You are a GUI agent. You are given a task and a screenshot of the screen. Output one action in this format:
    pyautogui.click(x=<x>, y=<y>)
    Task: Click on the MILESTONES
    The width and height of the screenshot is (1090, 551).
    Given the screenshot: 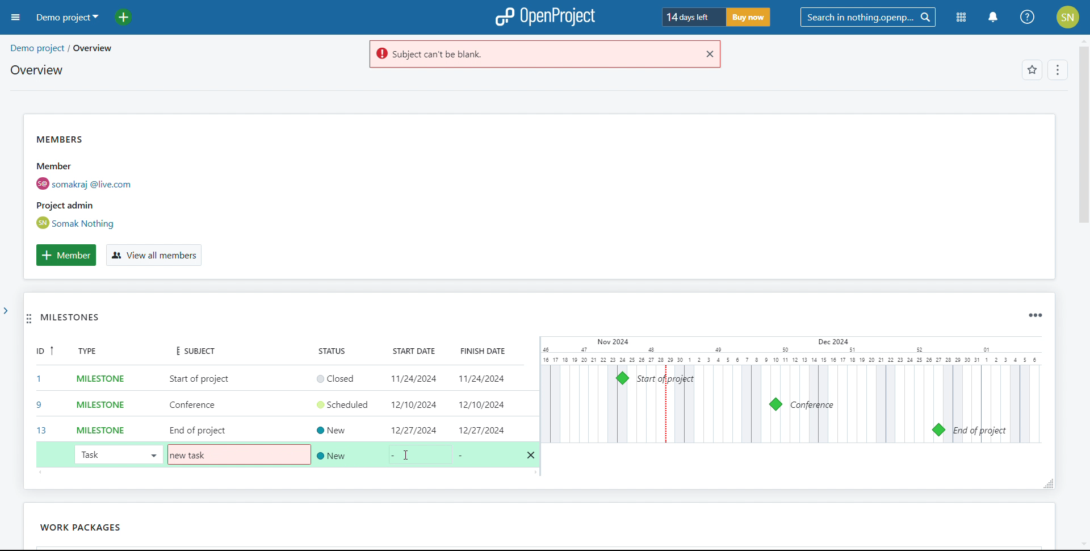 What is the action you would take?
    pyautogui.click(x=85, y=320)
    